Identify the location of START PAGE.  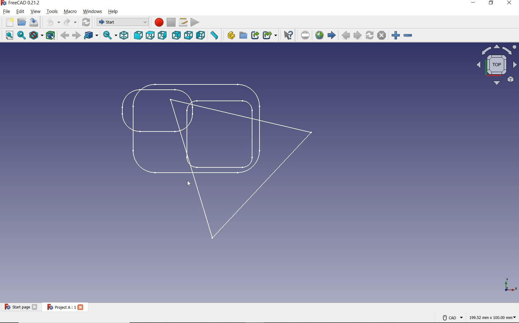
(331, 36).